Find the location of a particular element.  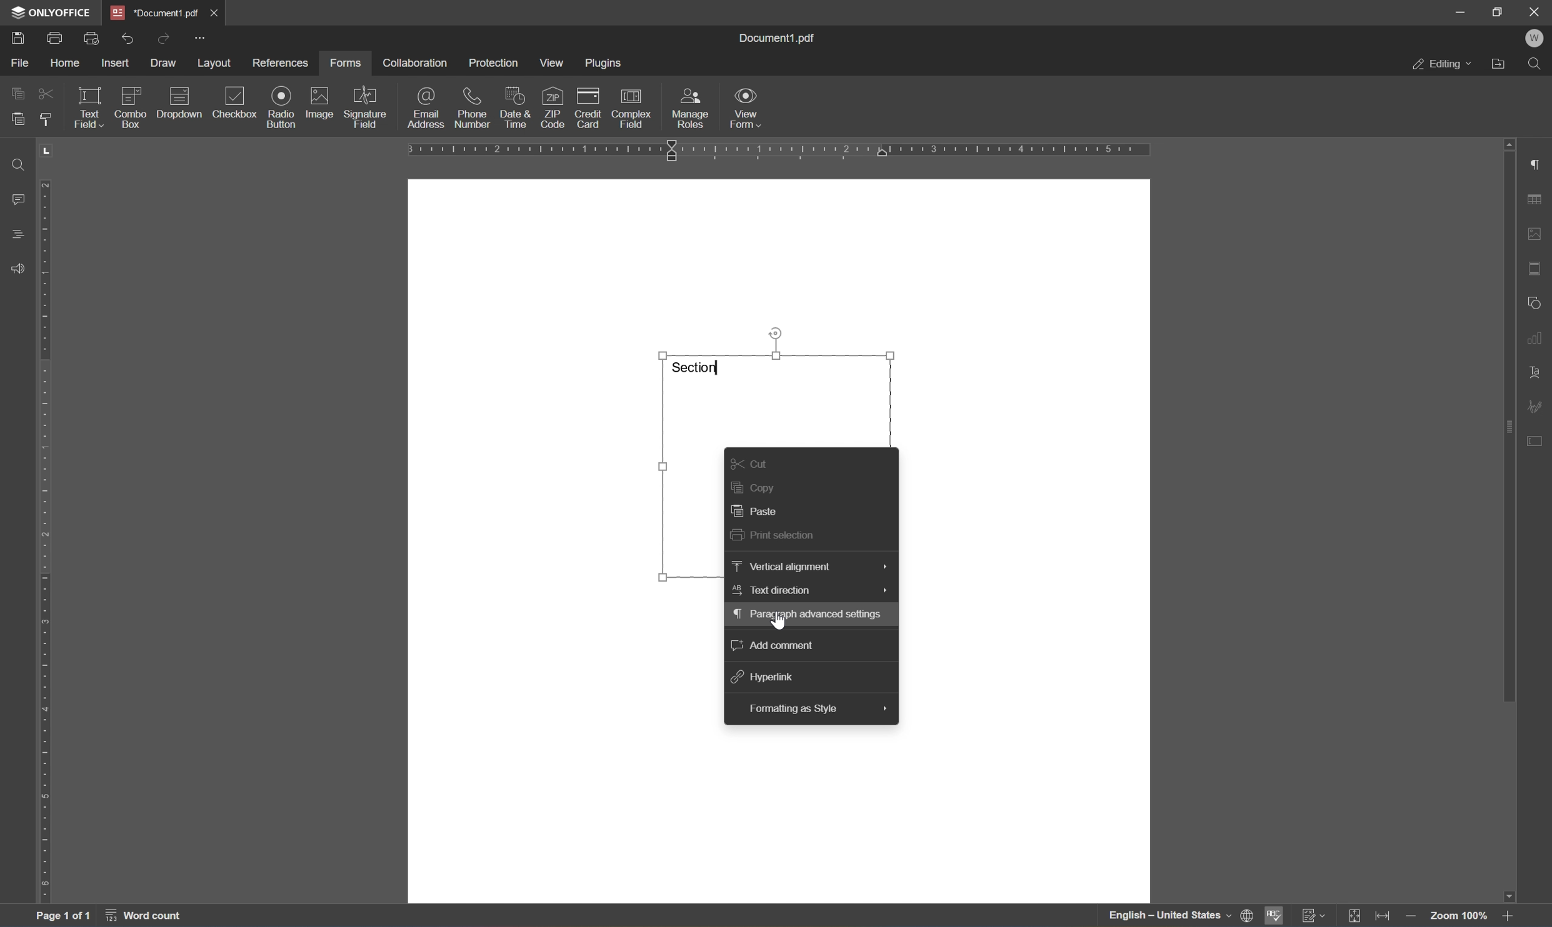

cut is located at coordinates (45, 92).